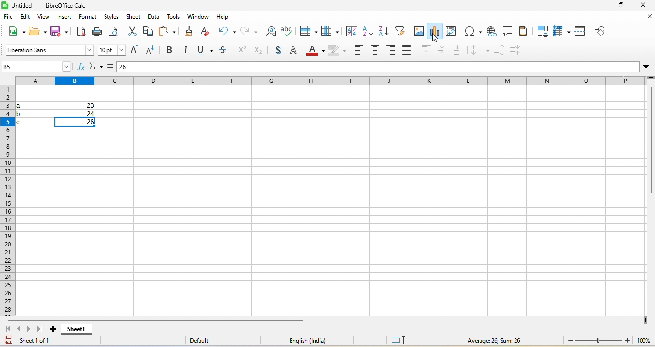 The image size is (655, 347). Describe the element at coordinates (36, 67) in the screenshot. I see `name box` at that location.